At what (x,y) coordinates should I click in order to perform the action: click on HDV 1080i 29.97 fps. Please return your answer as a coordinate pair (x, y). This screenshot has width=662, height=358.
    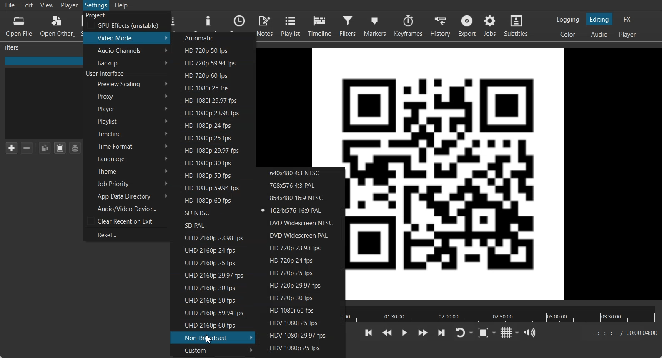
    Looking at the image, I should click on (300, 335).